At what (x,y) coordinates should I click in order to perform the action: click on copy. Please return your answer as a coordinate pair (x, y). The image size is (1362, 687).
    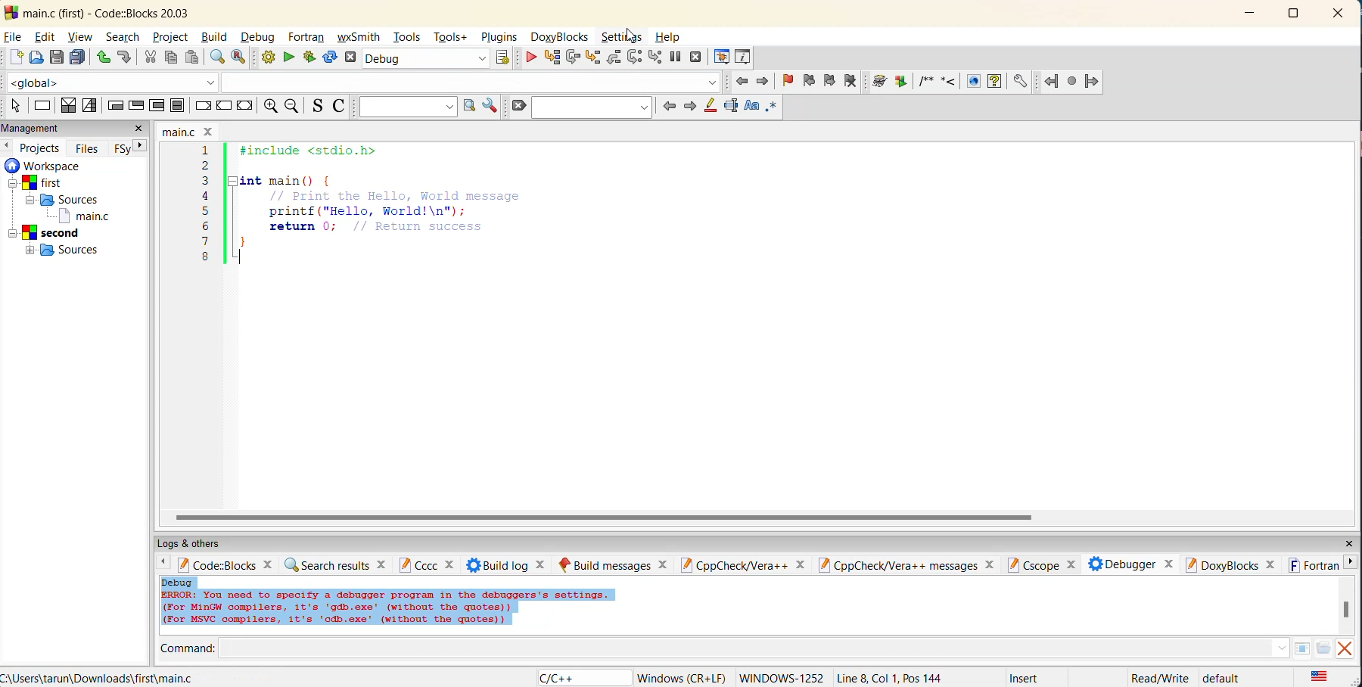
    Looking at the image, I should click on (173, 58).